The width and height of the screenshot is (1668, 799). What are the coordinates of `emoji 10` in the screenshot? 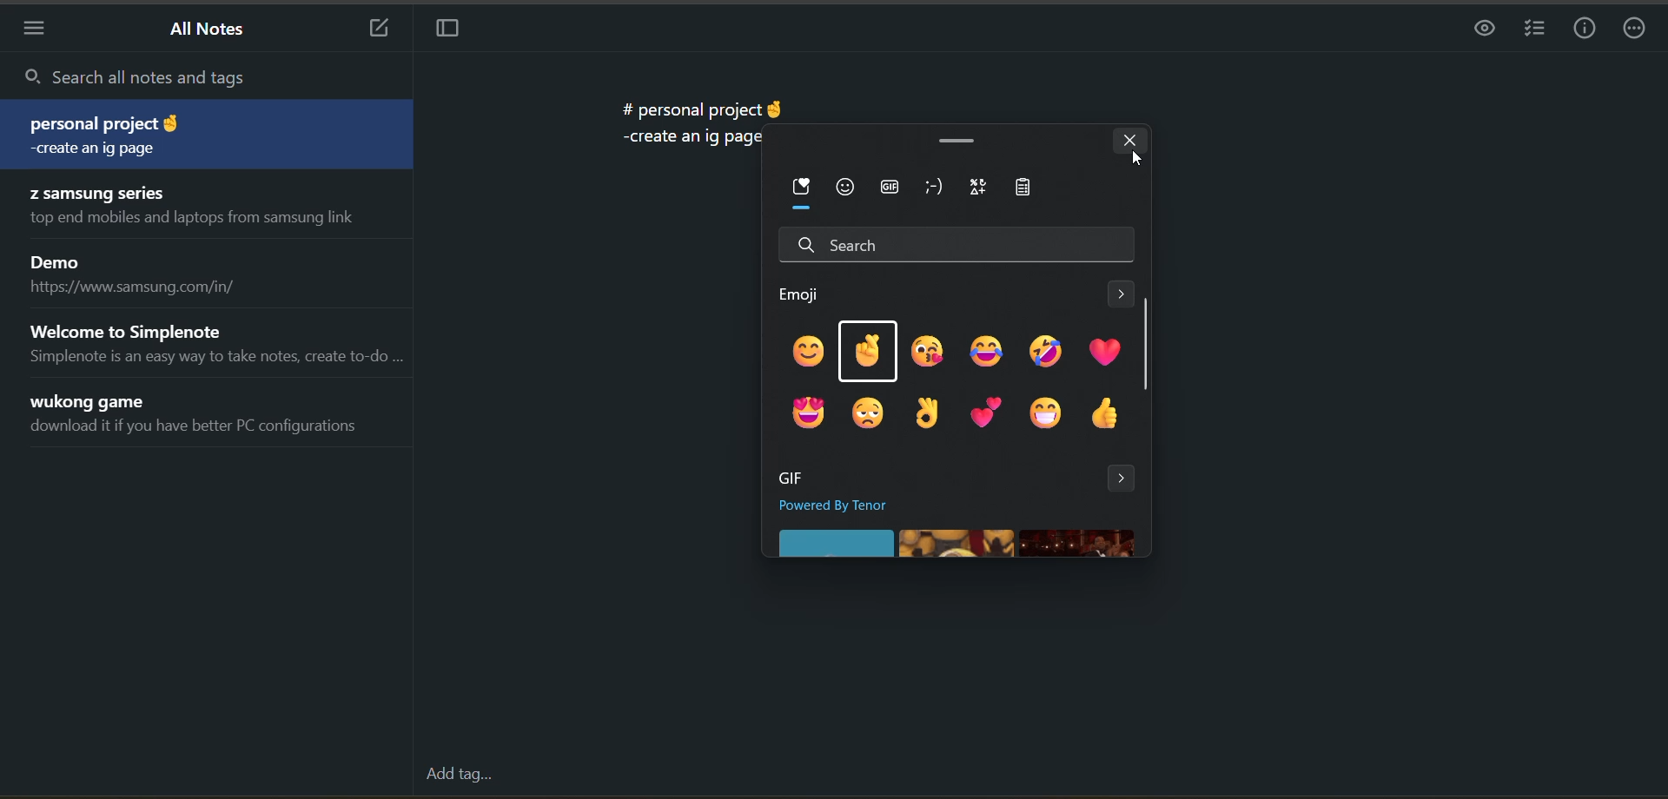 It's located at (990, 413).